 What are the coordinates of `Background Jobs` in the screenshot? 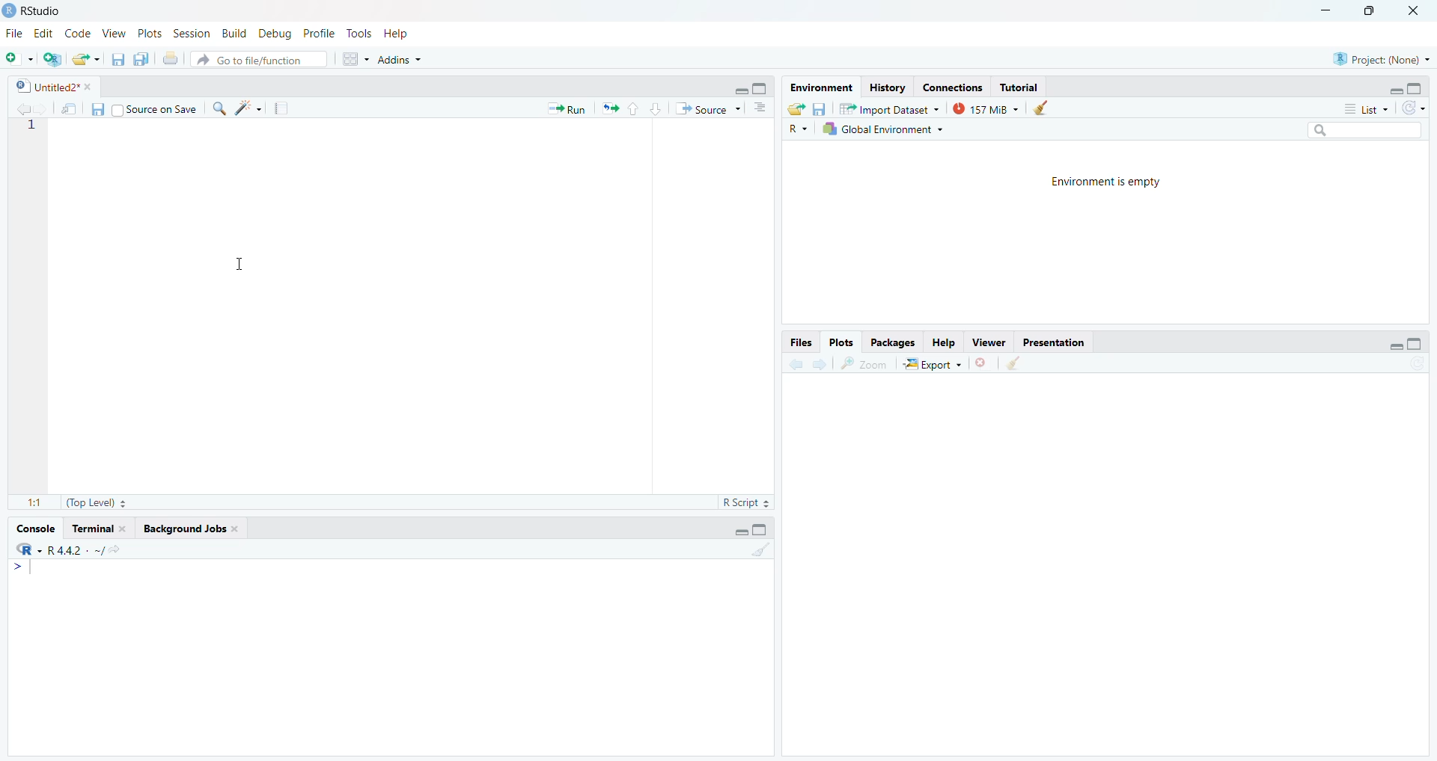 It's located at (181, 528).